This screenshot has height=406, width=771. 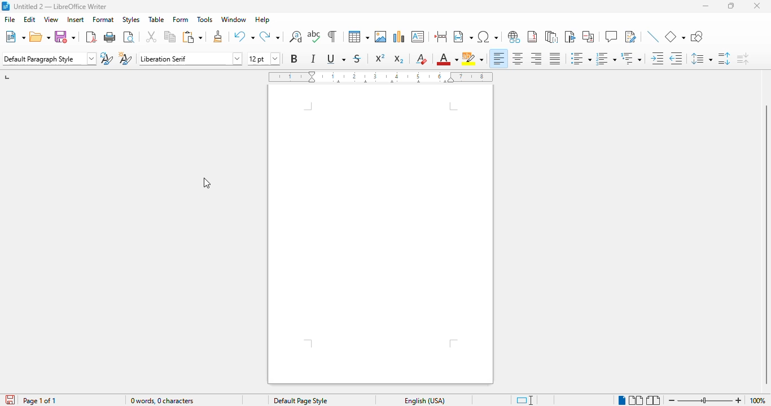 I want to click on show draw functions, so click(x=697, y=37).